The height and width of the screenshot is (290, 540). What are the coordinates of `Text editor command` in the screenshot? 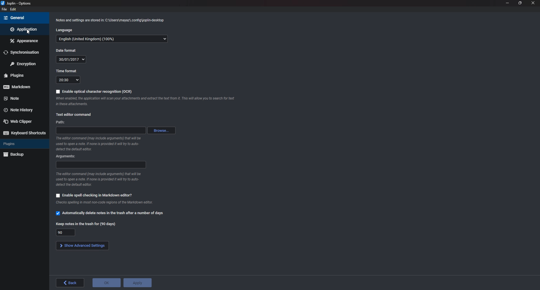 It's located at (75, 115).